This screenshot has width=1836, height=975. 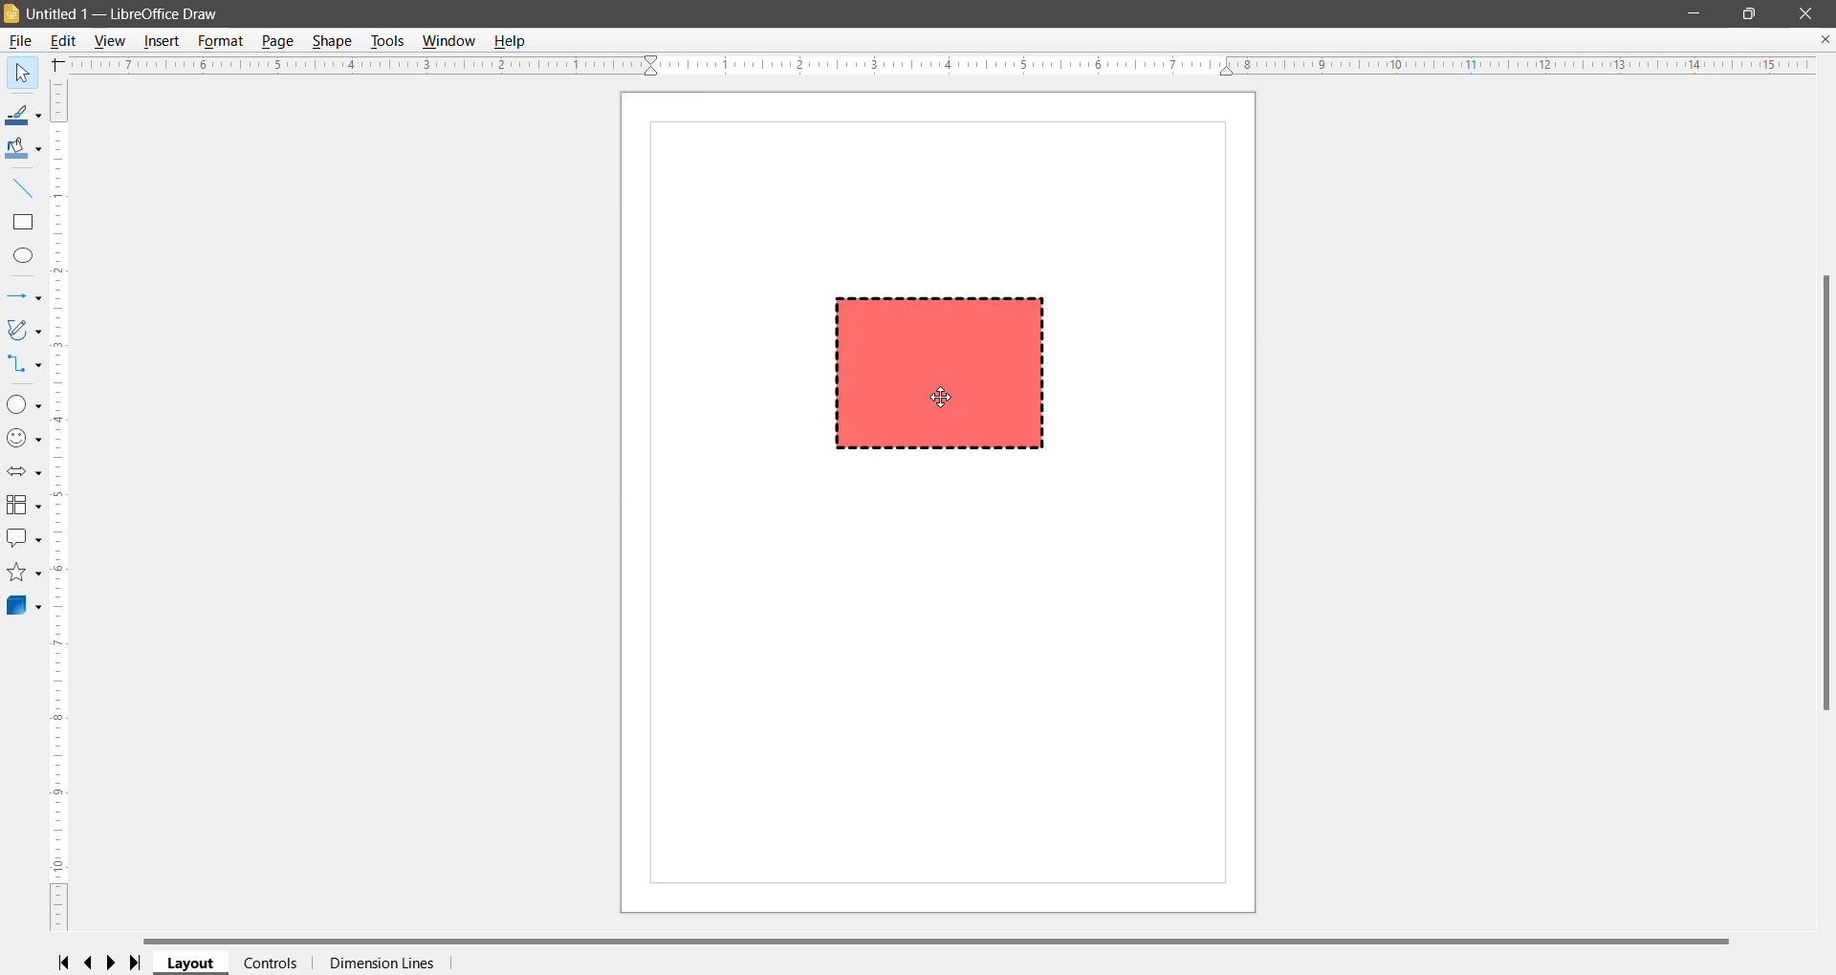 I want to click on Close Document, so click(x=1825, y=39).